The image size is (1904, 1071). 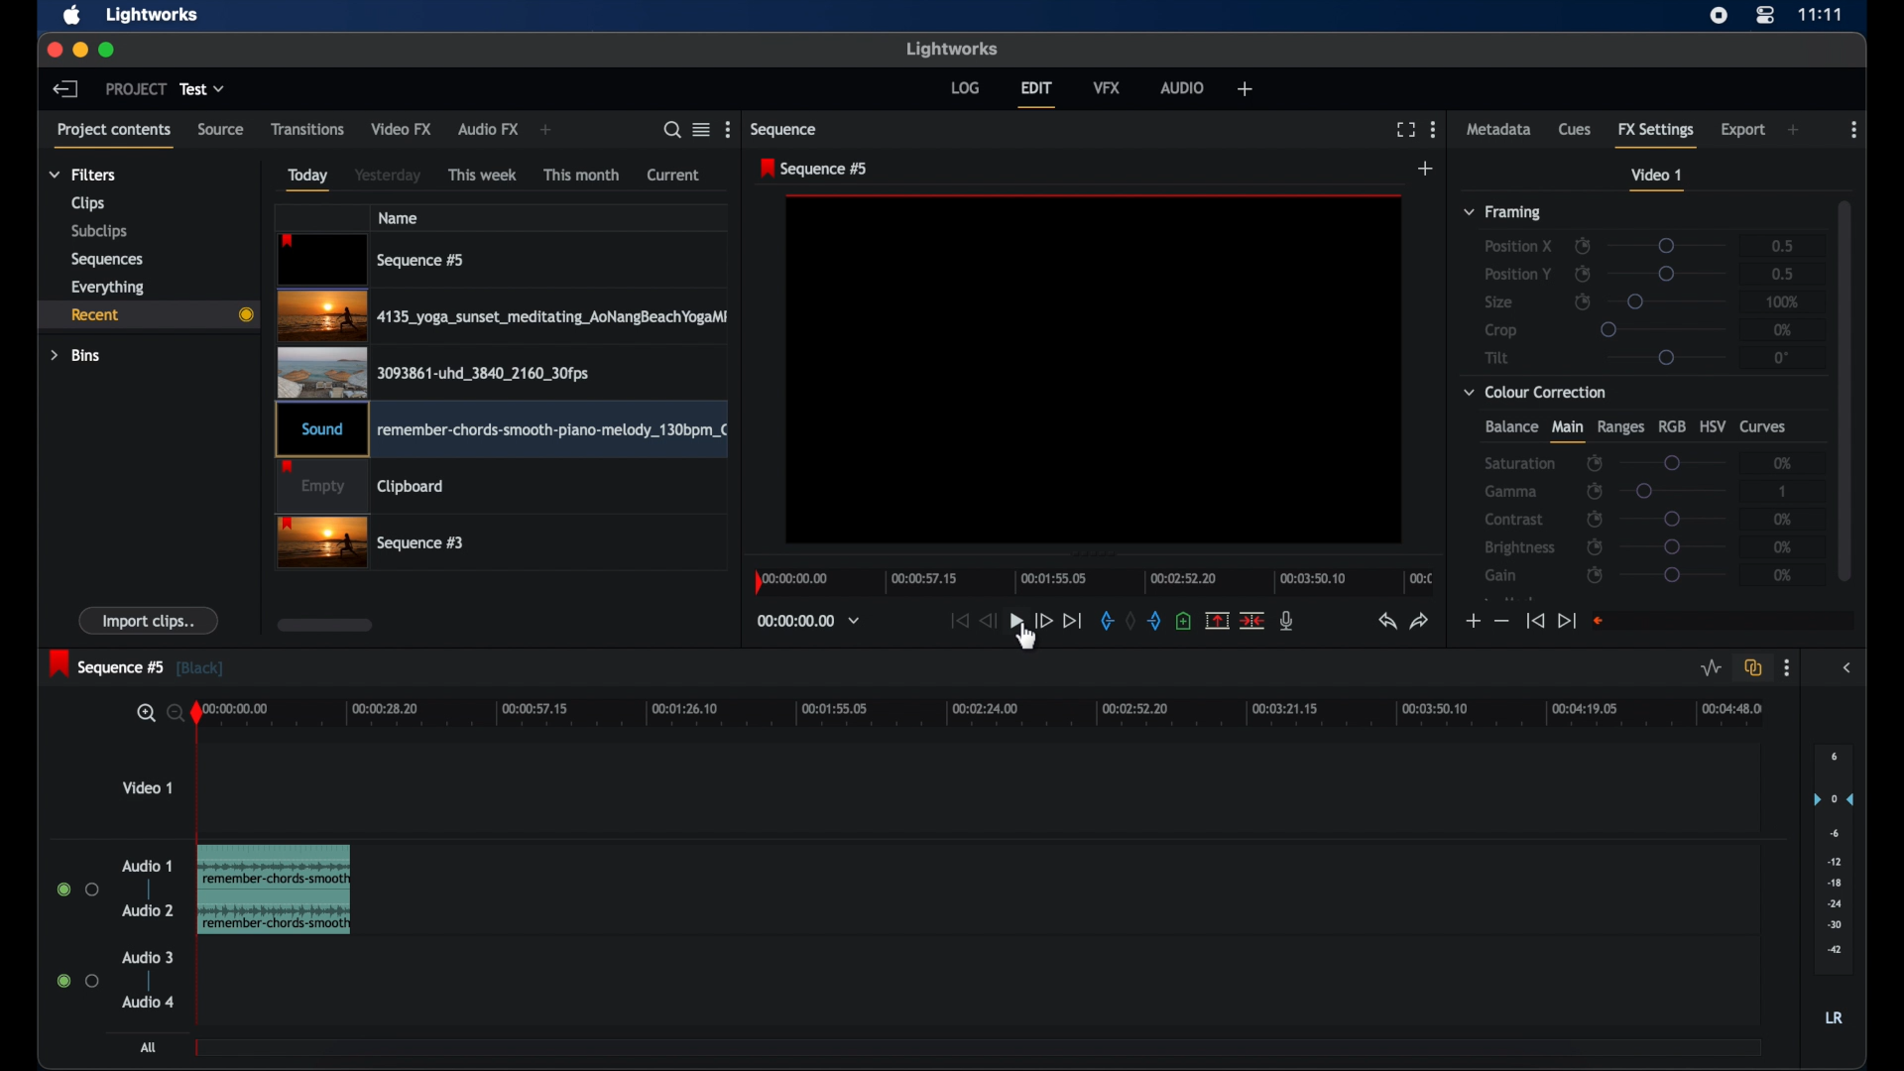 I want to click on add, so click(x=1245, y=88).